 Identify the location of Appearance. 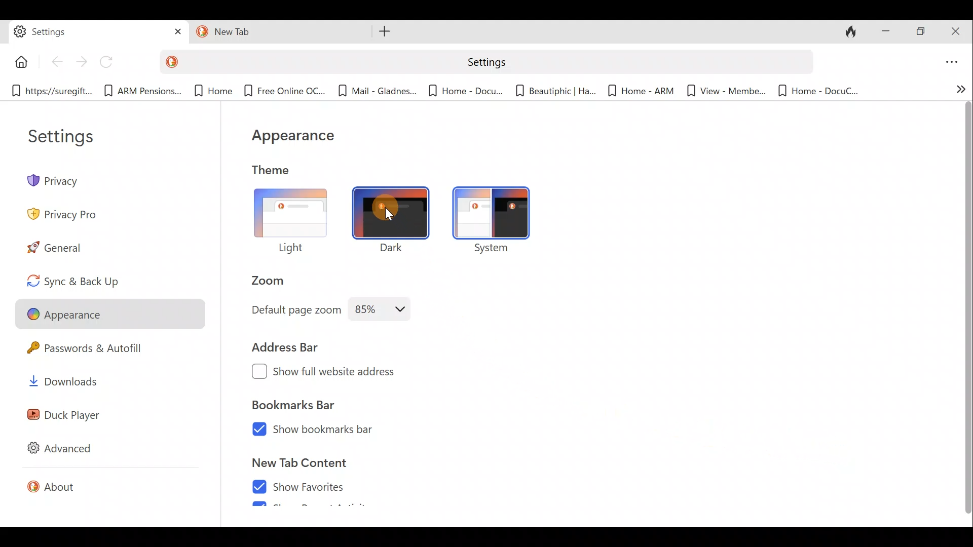
(105, 312).